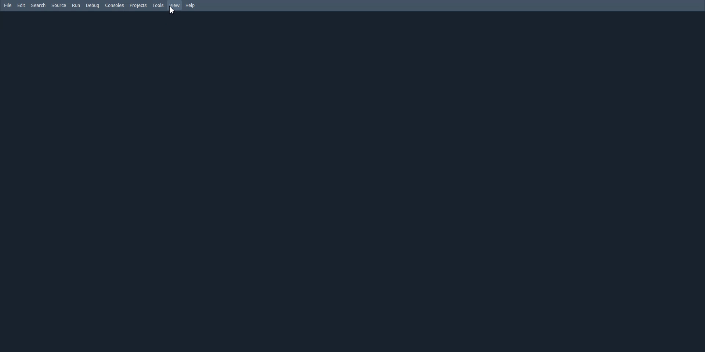  I want to click on Search, so click(39, 5).